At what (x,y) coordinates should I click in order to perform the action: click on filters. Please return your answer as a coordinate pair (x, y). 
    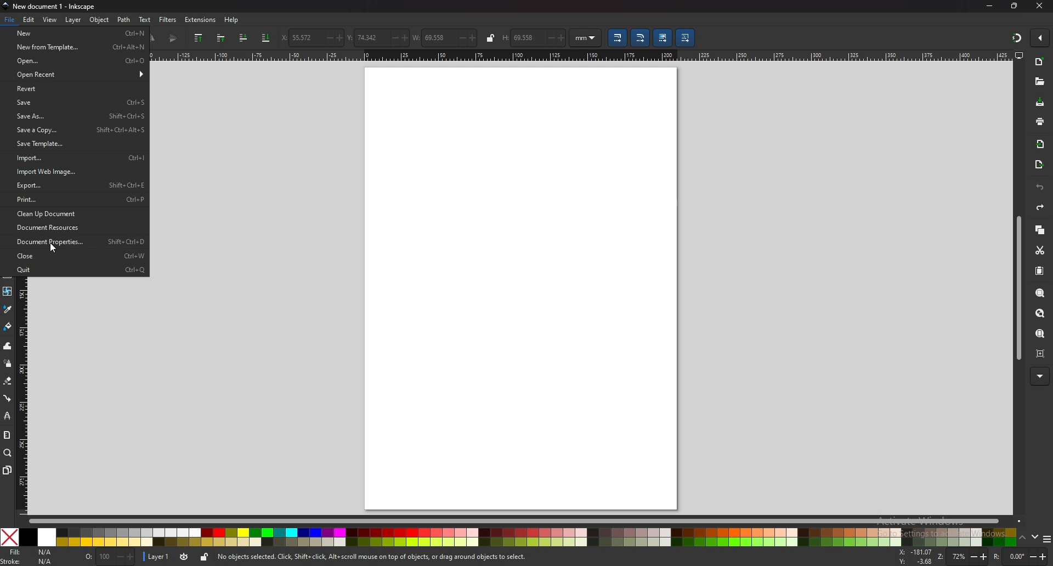
    Looking at the image, I should click on (168, 19).